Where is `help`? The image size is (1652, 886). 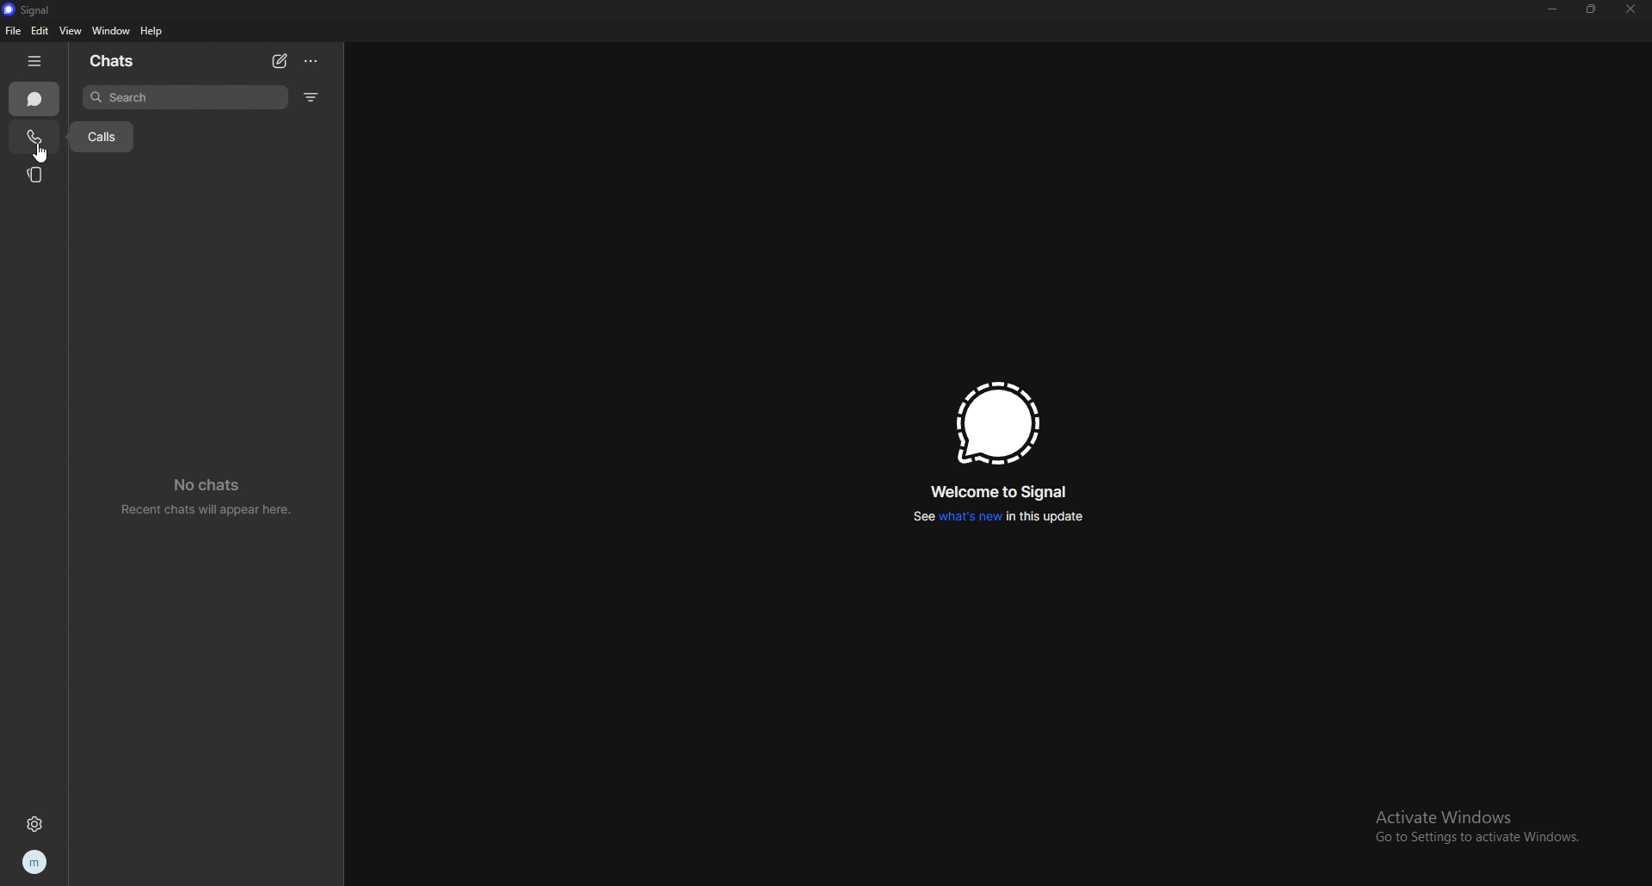 help is located at coordinates (153, 31).